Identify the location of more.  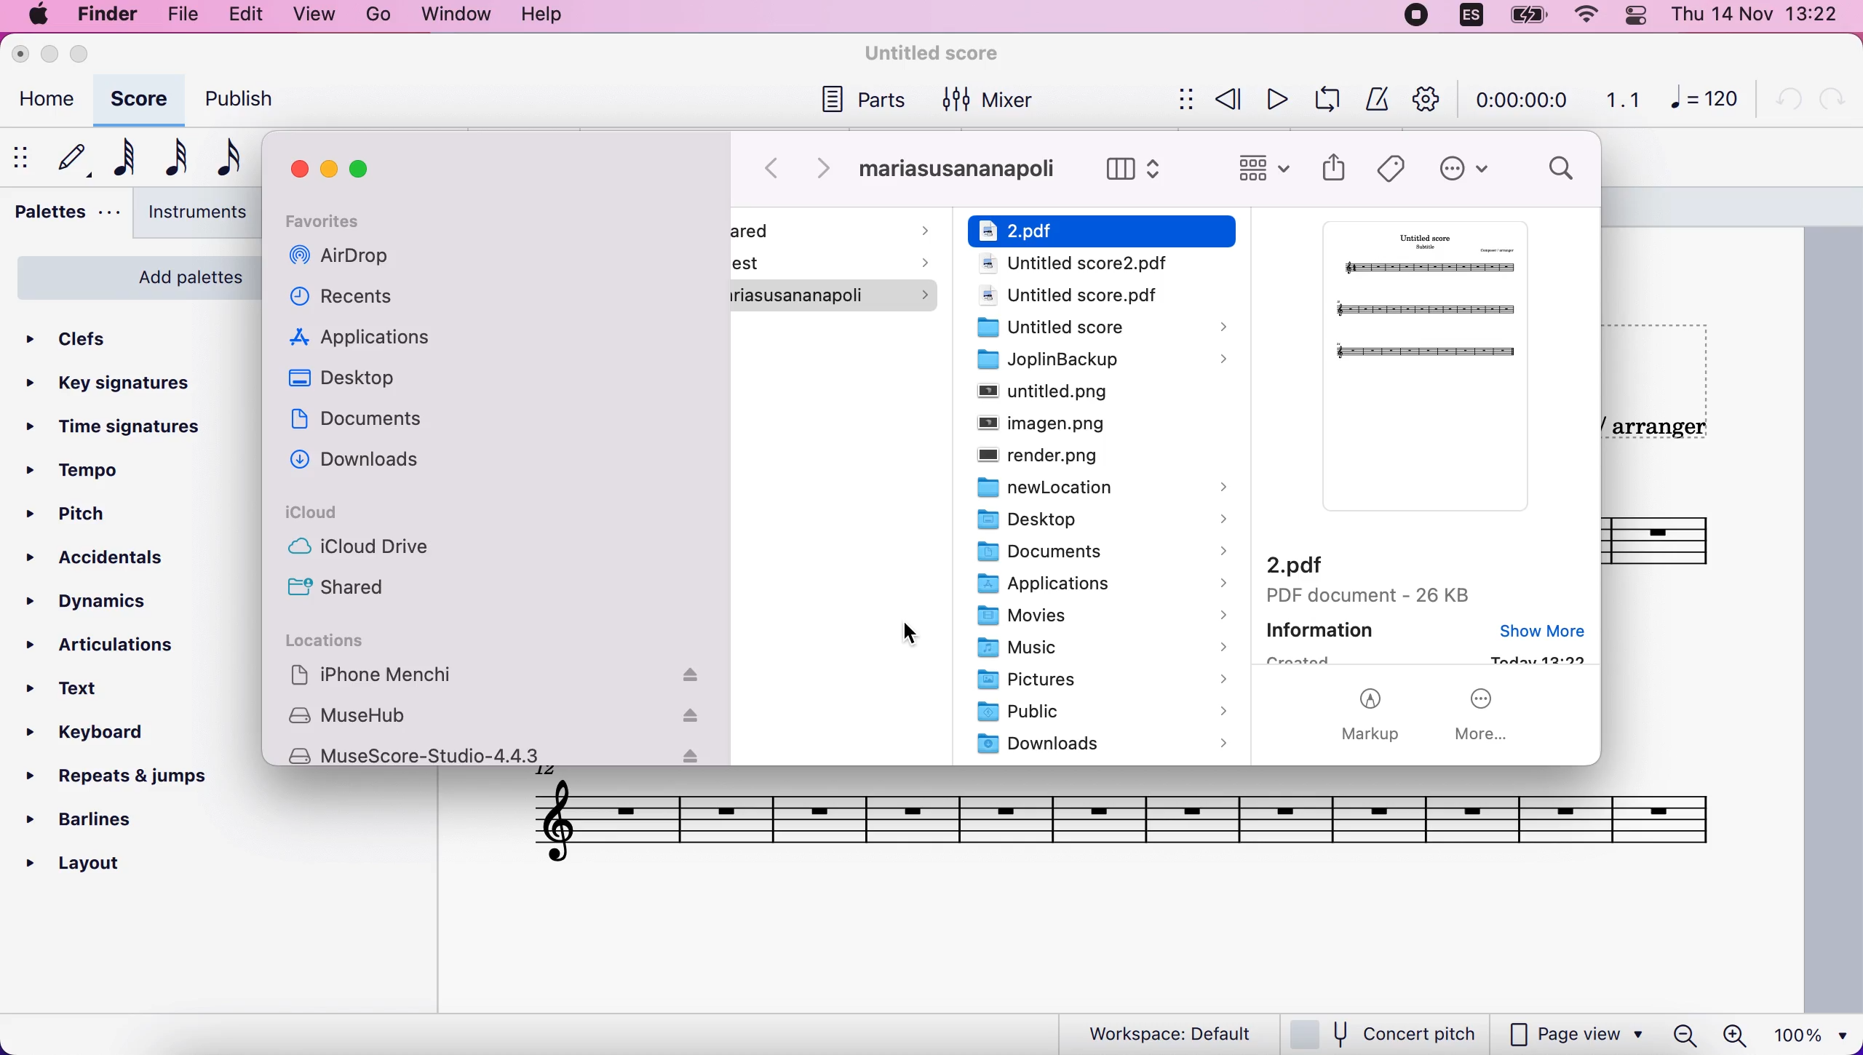
(1487, 715).